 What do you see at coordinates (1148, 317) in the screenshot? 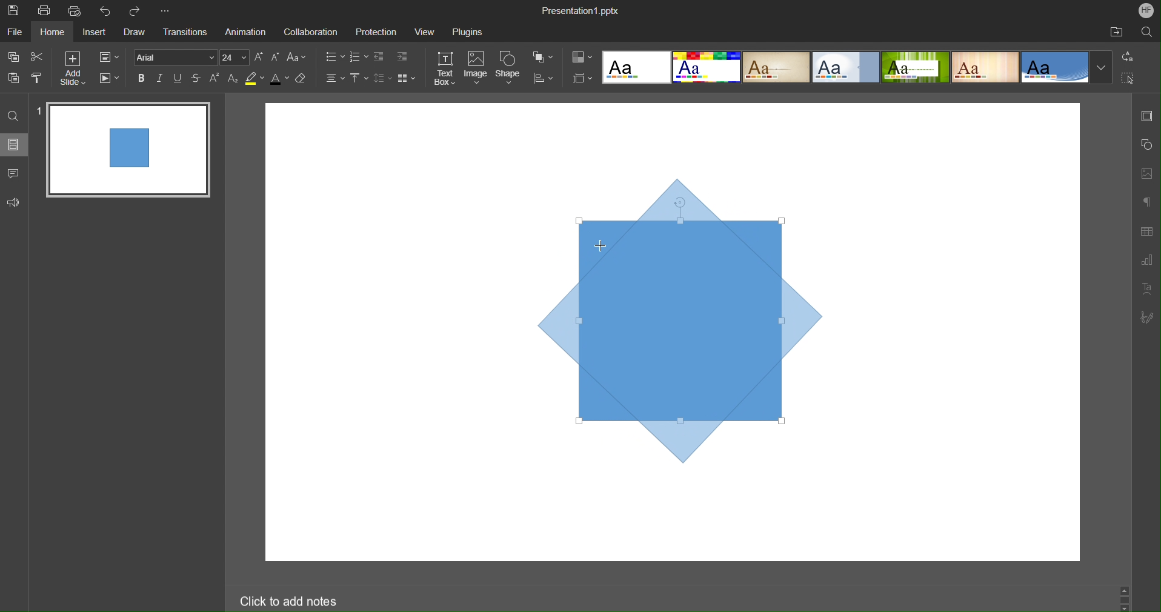
I see `Signature` at bounding box center [1148, 317].